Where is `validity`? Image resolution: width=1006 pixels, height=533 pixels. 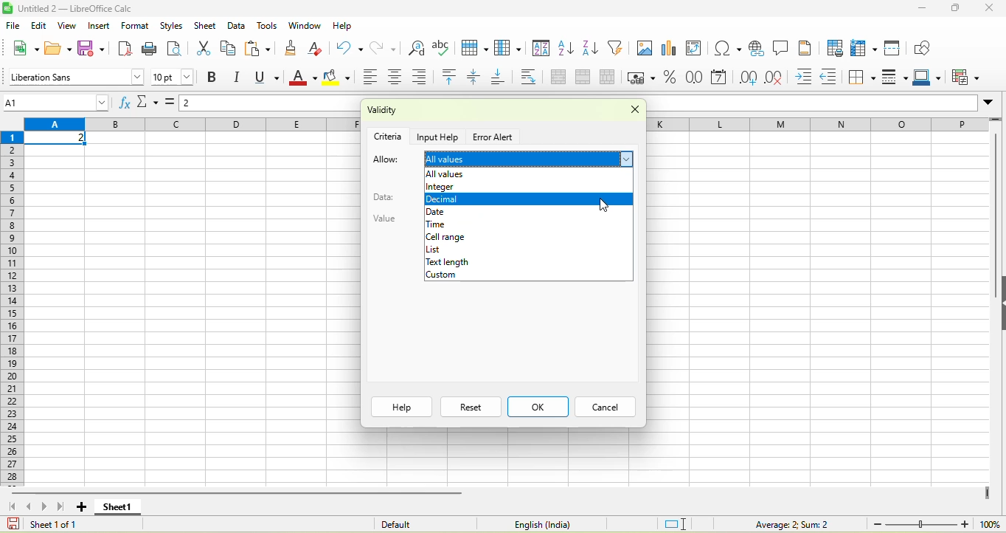 validity is located at coordinates (422, 111).